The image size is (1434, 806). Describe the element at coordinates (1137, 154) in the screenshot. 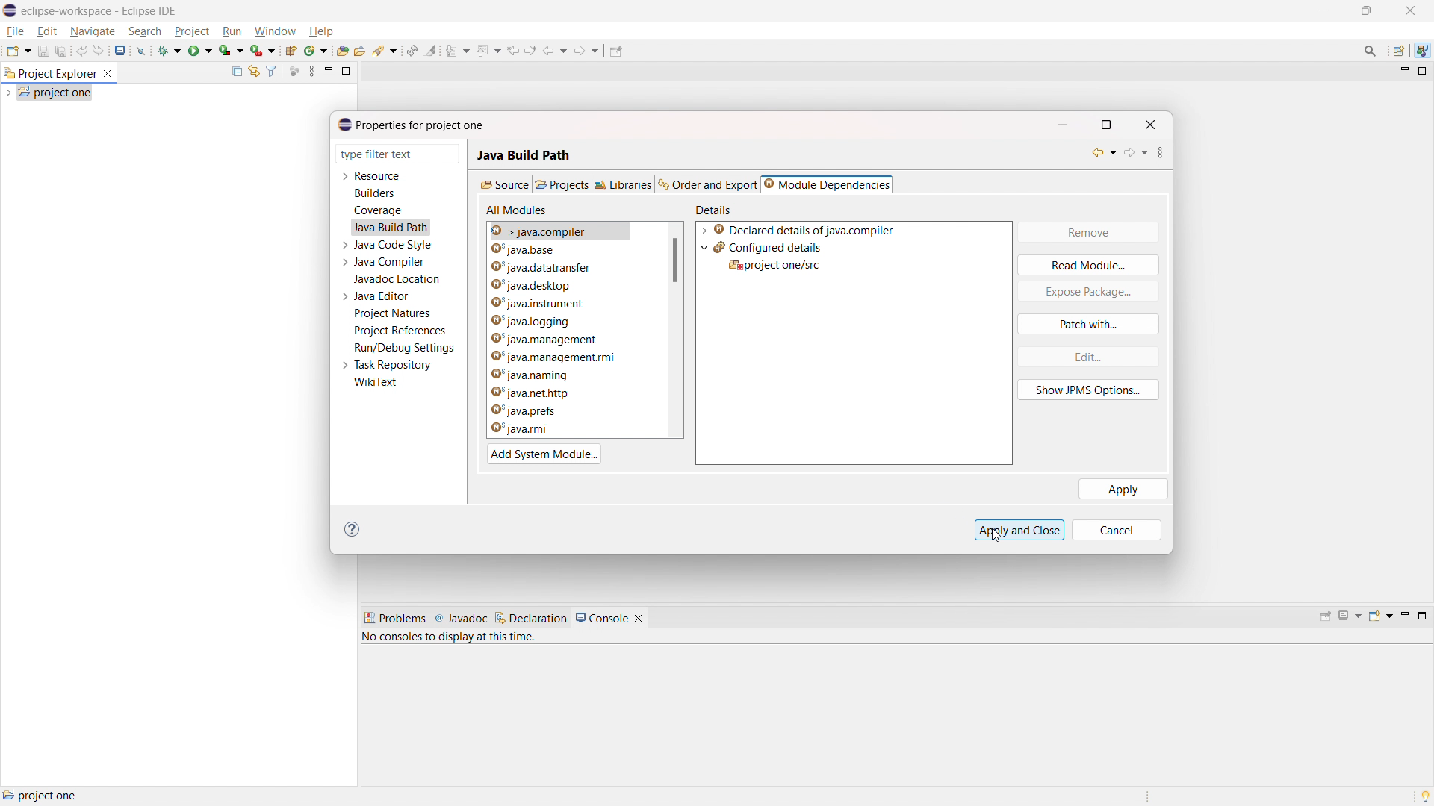

I see `forward` at that location.